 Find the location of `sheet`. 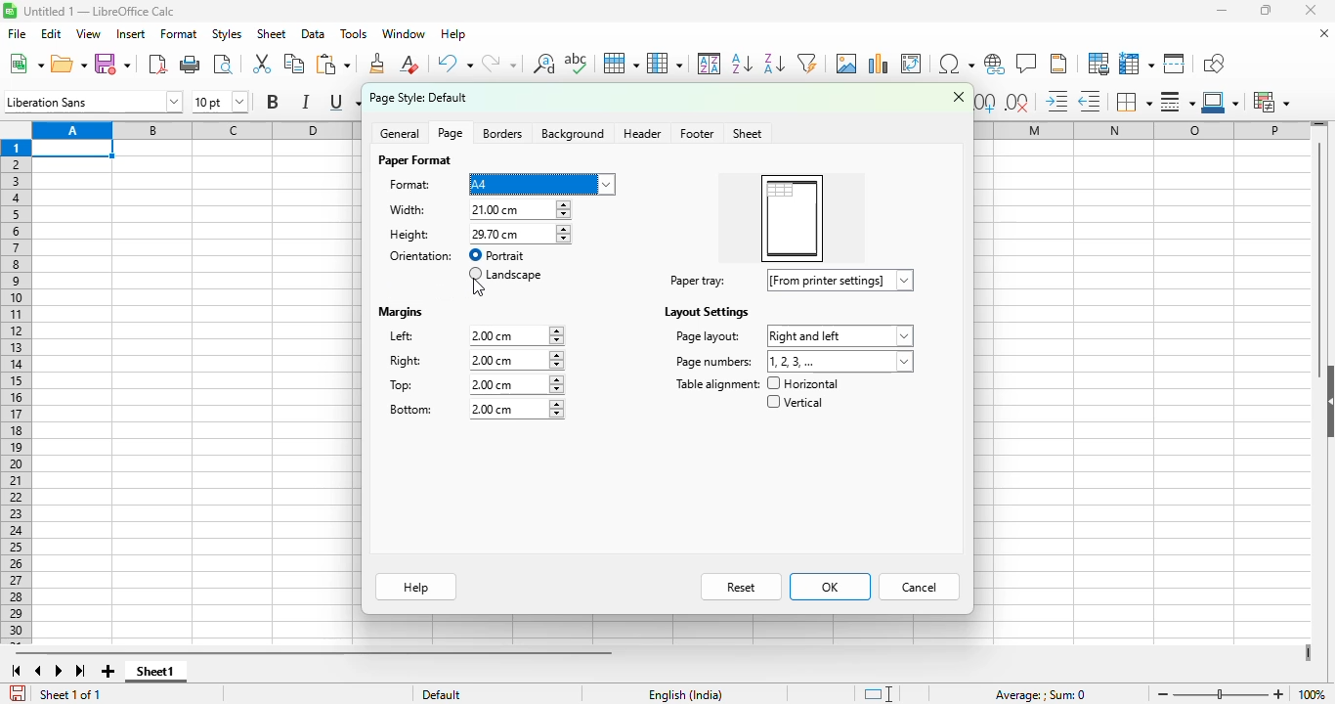

sheet is located at coordinates (271, 34).